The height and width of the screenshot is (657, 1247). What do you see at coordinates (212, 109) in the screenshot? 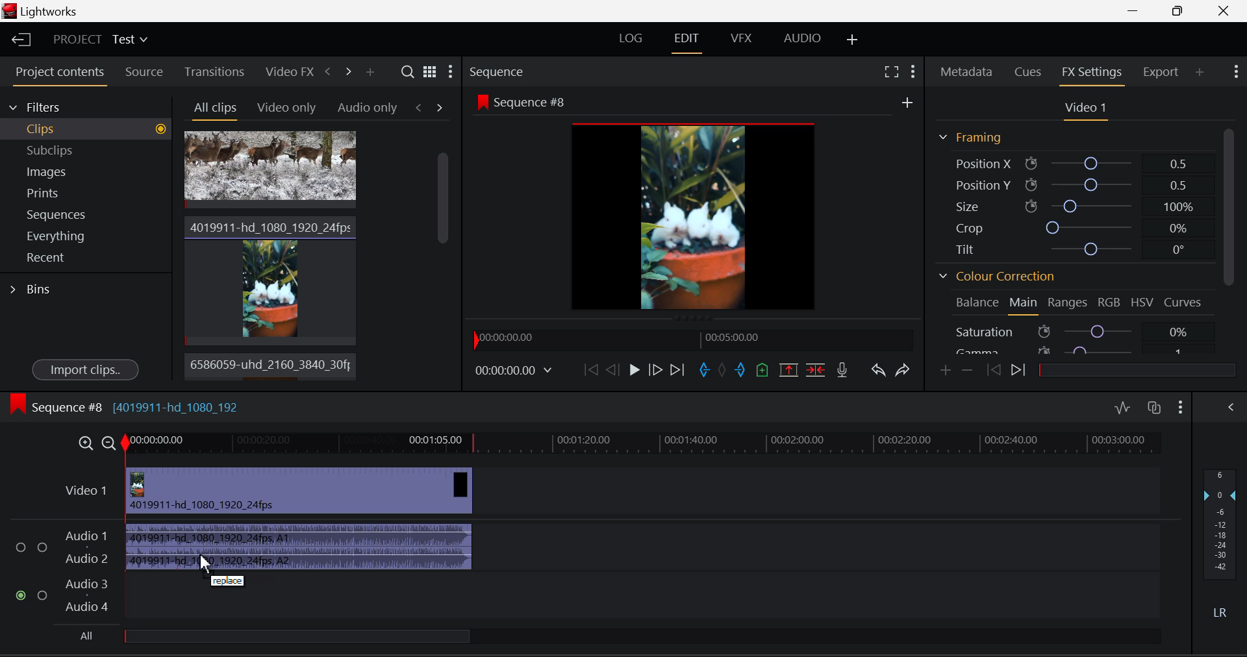
I see `All clips tab open` at bounding box center [212, 109].